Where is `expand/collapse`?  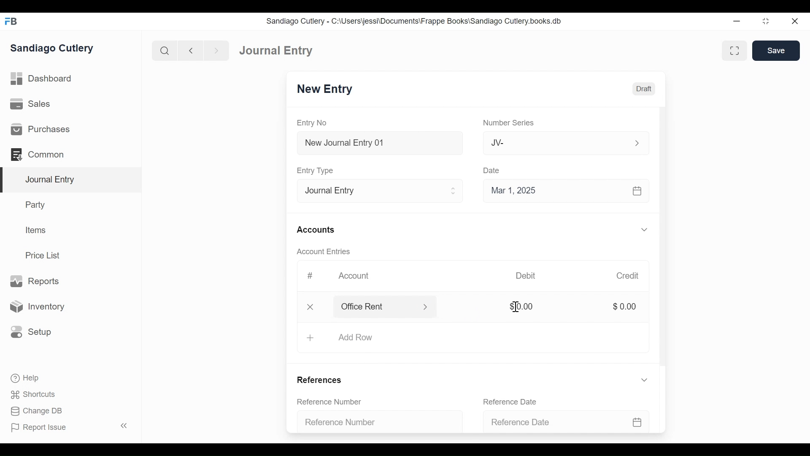
expand/collapse is located at coordinates (644, 229).